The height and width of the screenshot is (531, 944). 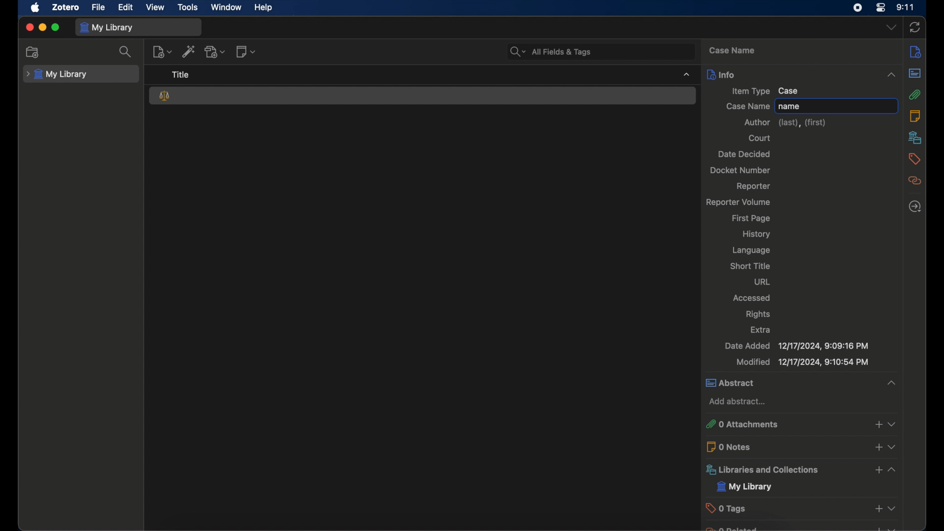 I want to click on help, so click(x=265, y=7).